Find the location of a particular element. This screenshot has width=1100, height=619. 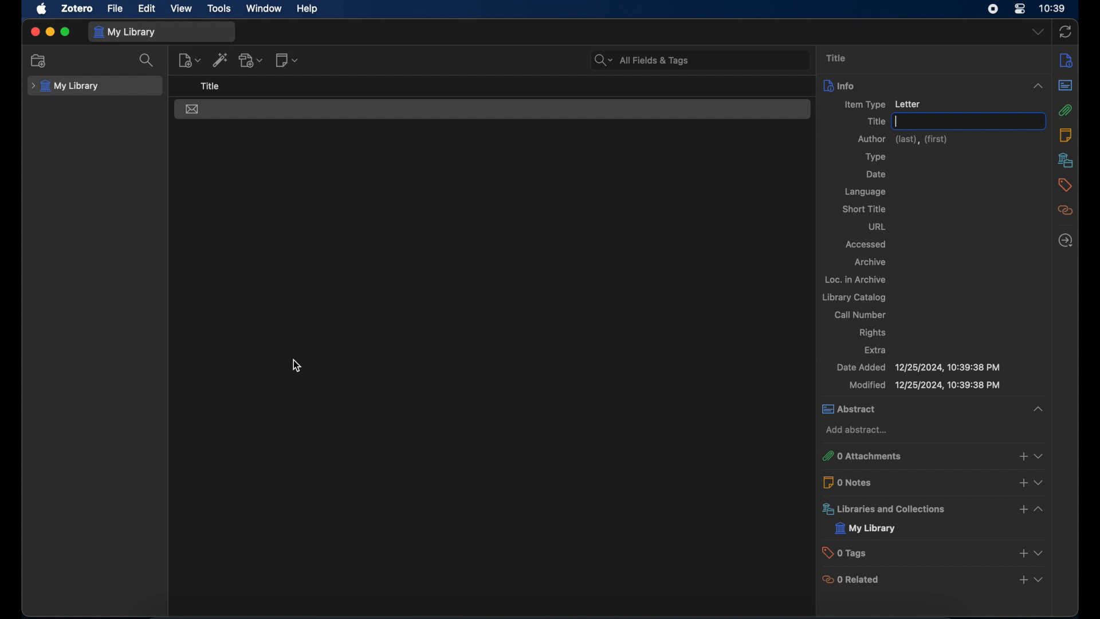

0 notes is located at coordinates (851, 482).